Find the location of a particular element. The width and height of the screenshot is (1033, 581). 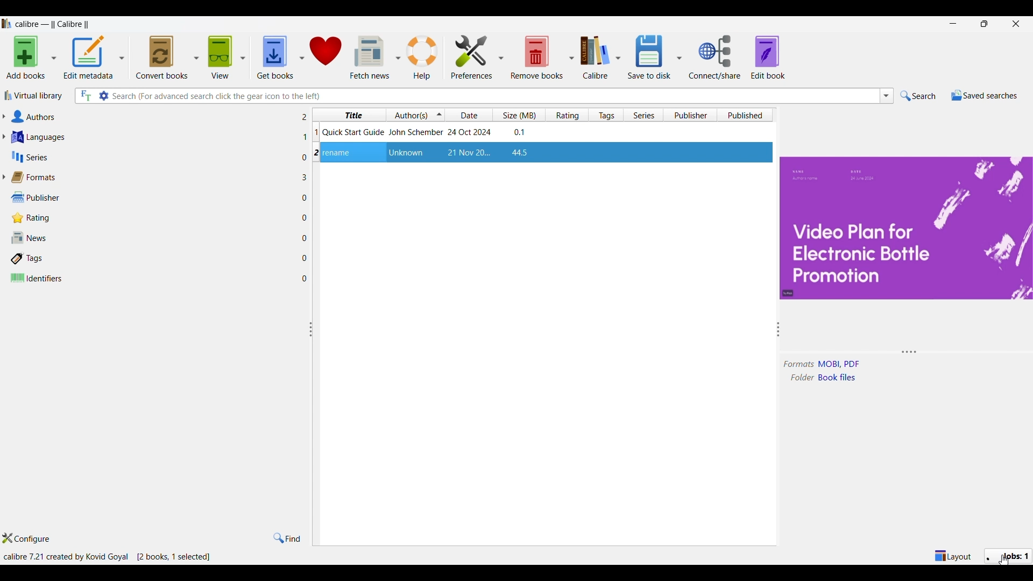

Calibre is located at coordinates (597, 58).